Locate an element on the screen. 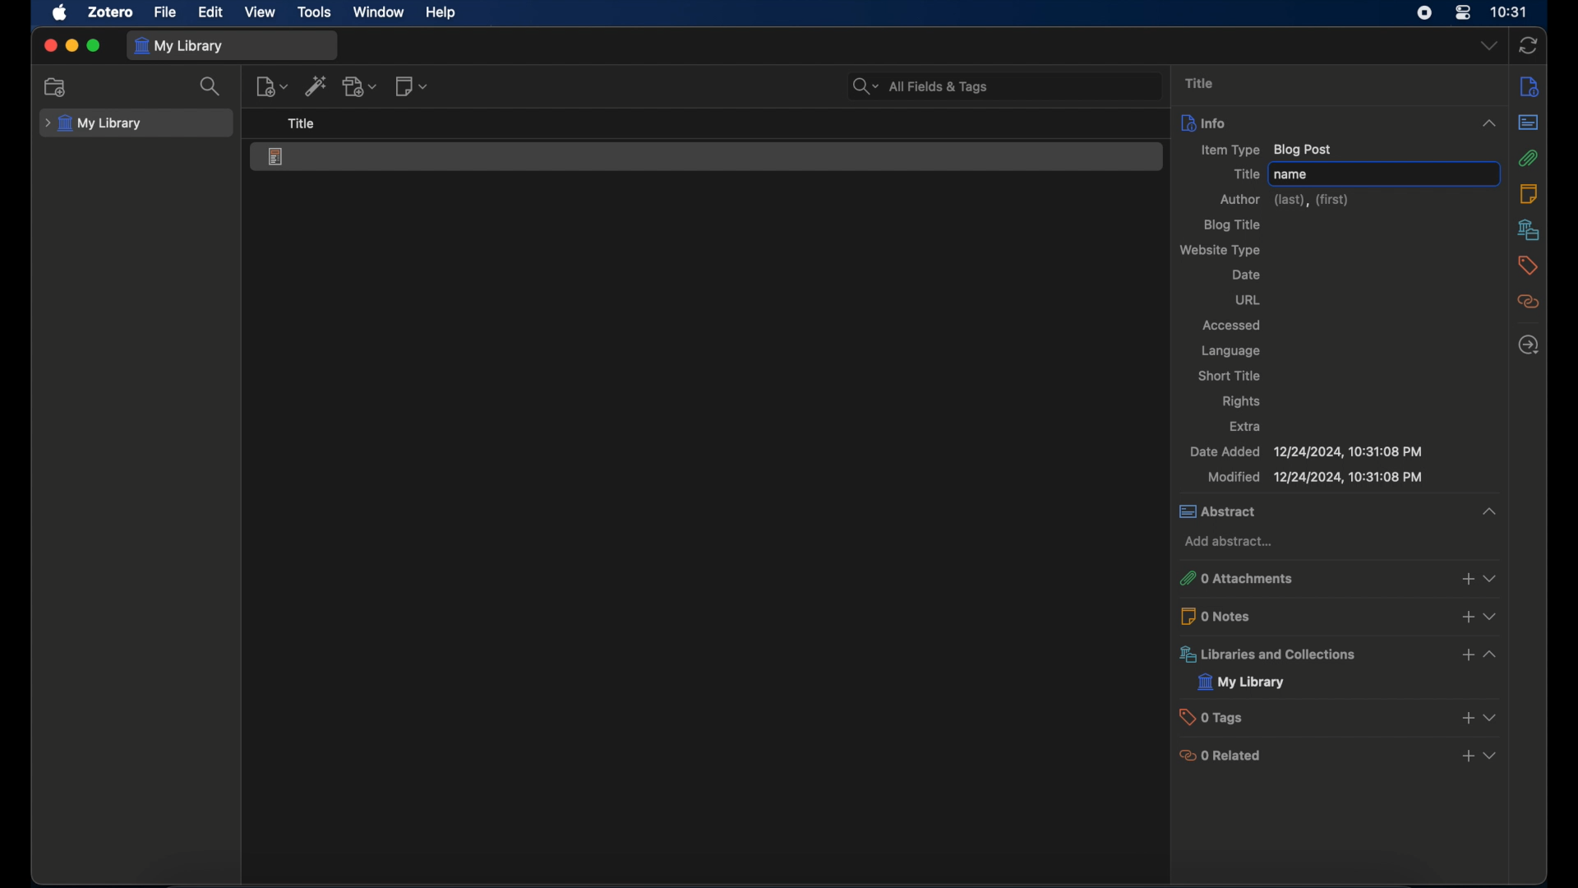  my library is located at coordinates (94, 123).